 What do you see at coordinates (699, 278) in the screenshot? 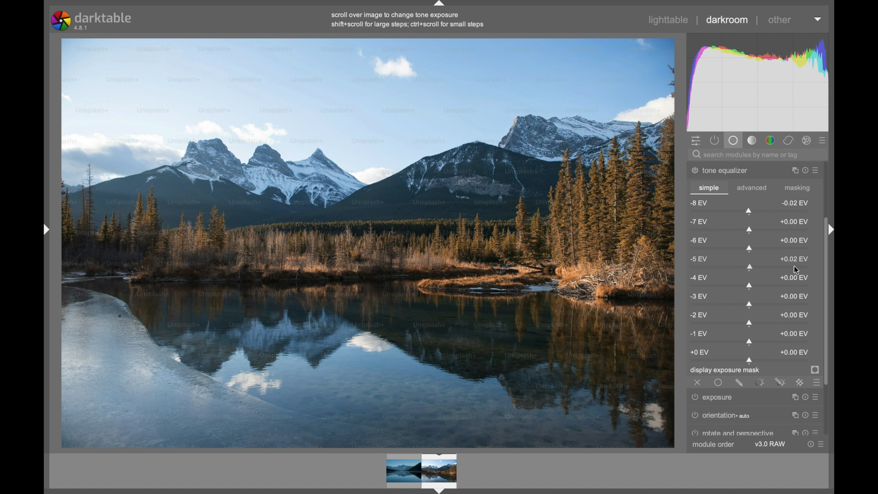
I see `-4 ev` at bounding box center [699, 278].